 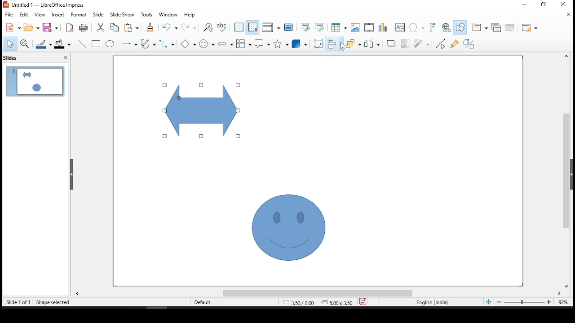 I want to click on restore, so click(x=524, y=5).